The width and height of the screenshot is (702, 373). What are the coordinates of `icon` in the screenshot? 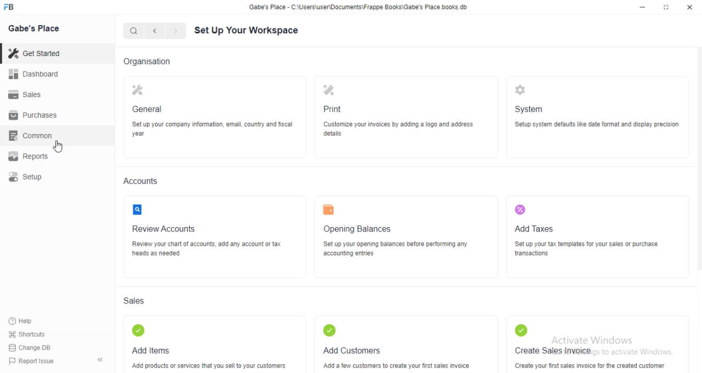 It's located at (135, 209).